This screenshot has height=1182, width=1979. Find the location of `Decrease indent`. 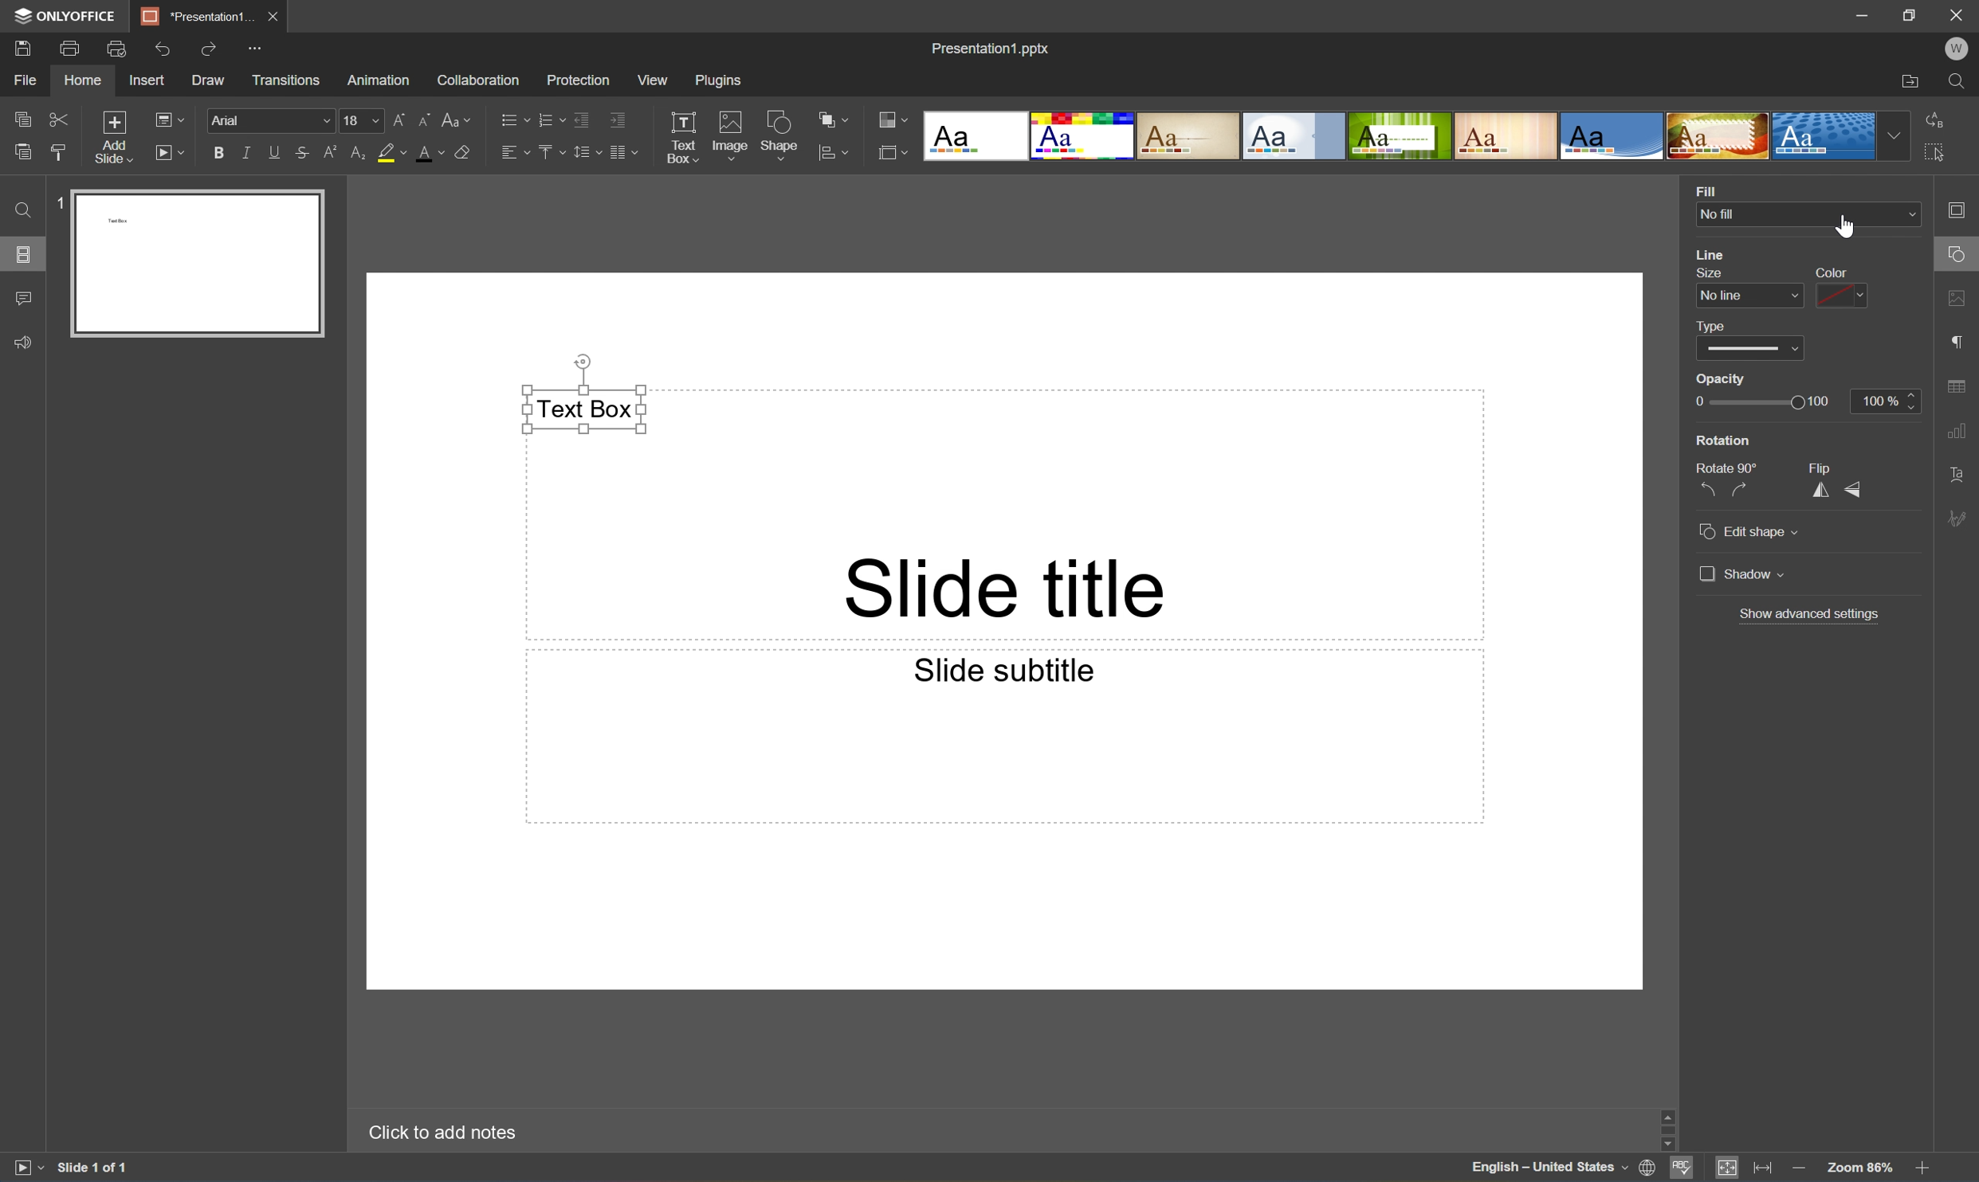

Decrease indent is located at coordinates (578, 119).